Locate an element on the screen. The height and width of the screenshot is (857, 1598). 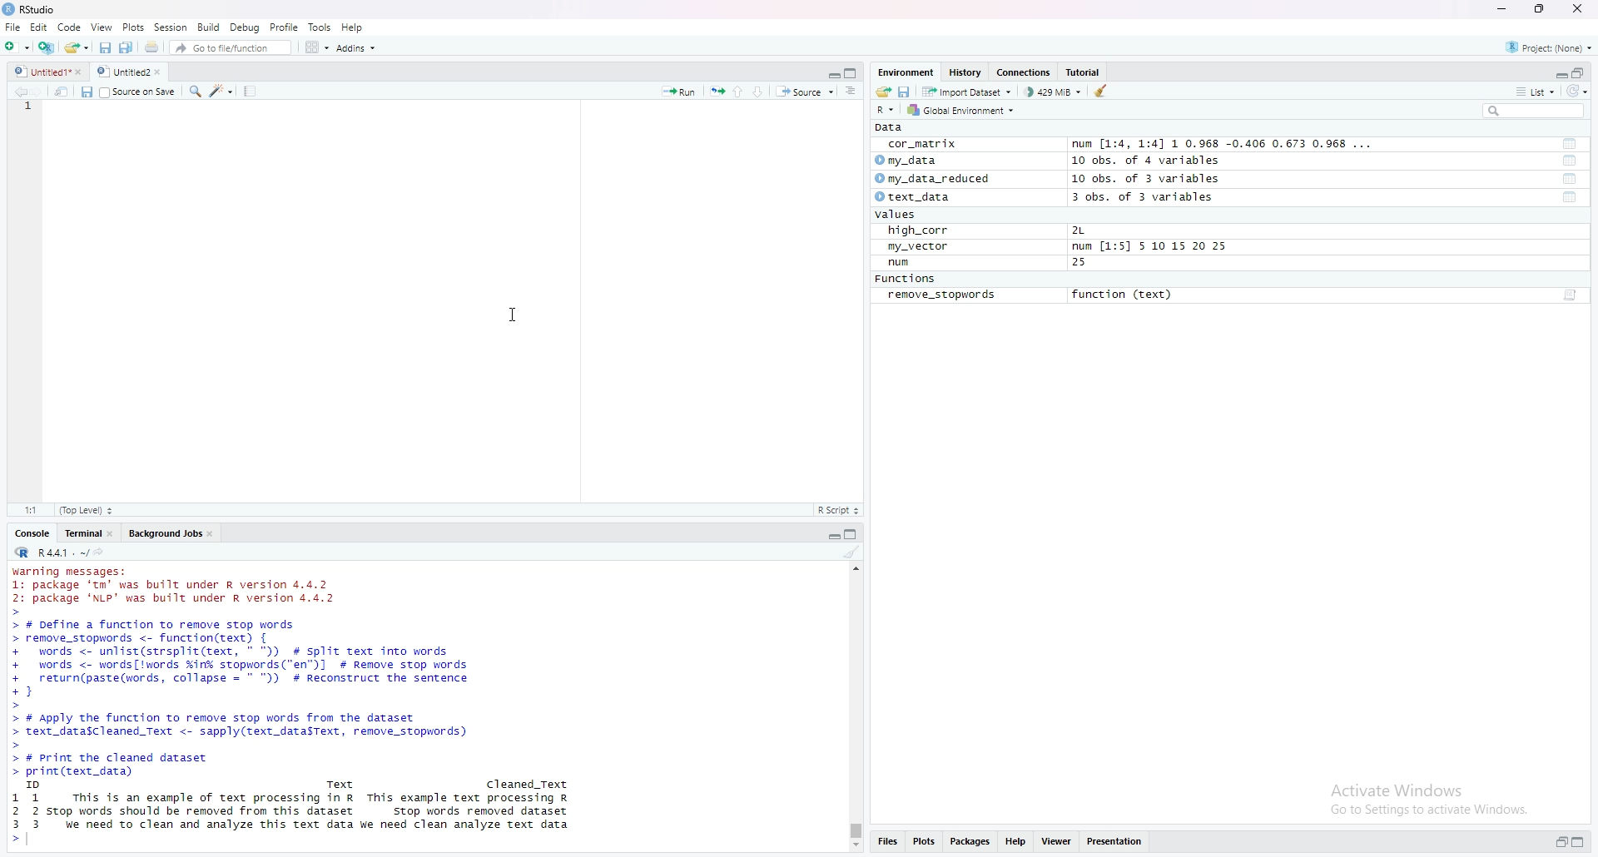
Presentation is located at coordinates (1114, 842).